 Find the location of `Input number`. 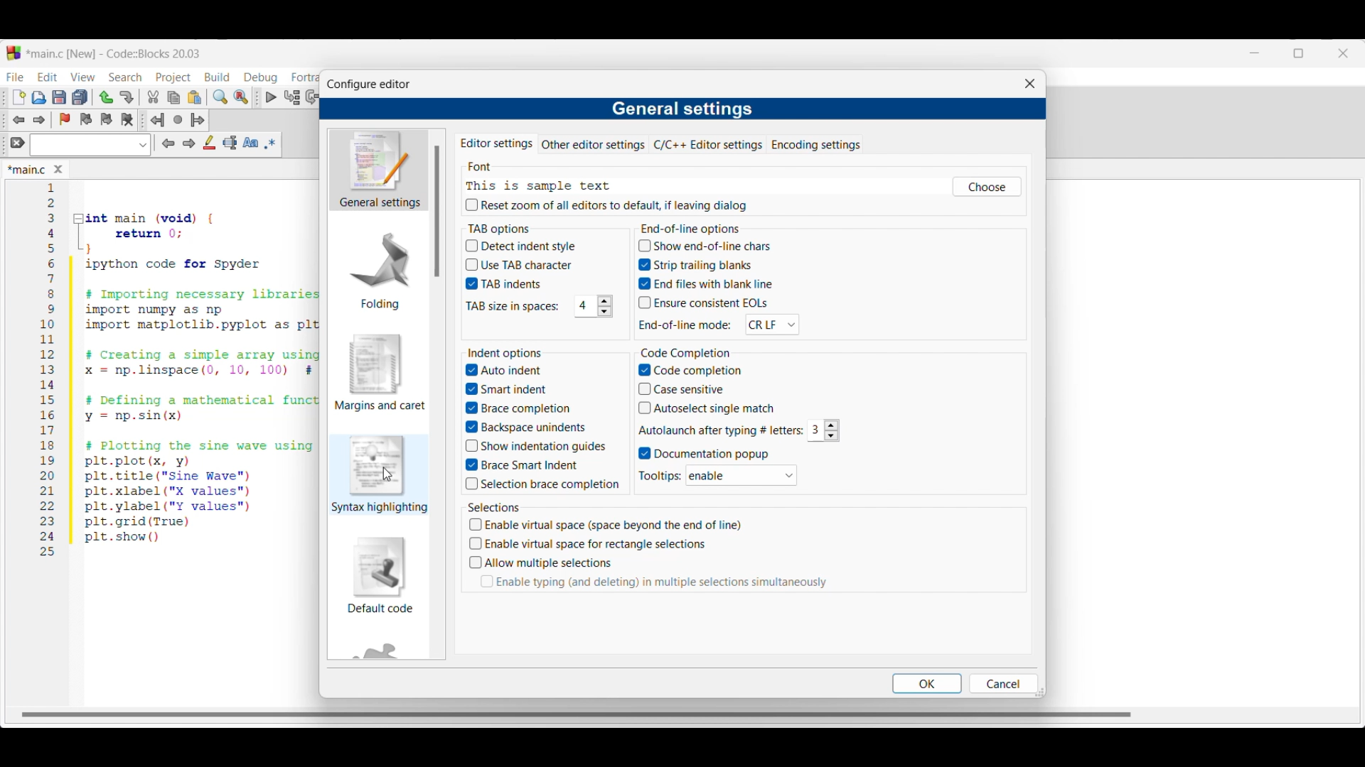

Input number is located at coordinates (815, 430).